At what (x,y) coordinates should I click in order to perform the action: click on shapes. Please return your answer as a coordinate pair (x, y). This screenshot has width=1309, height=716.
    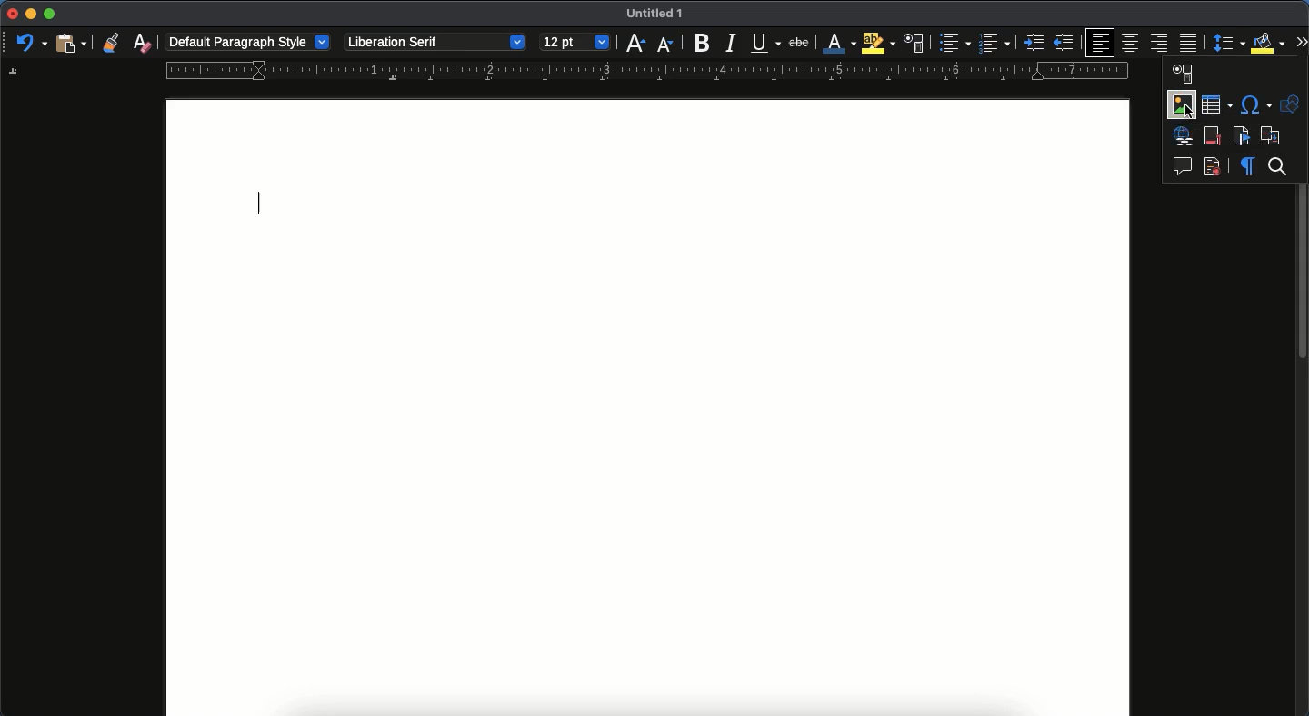
    Looking at the image, I should click on (1290, 103).